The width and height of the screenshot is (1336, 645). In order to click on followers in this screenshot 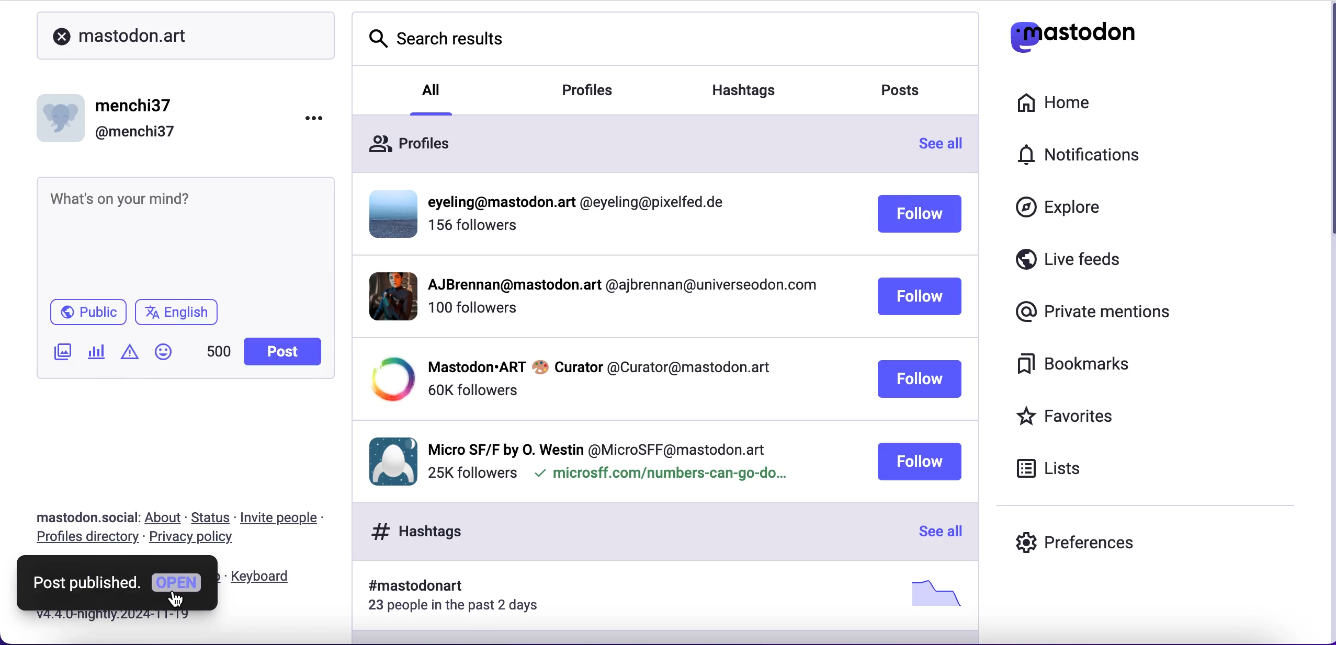, I will do `click(471, 474)`.